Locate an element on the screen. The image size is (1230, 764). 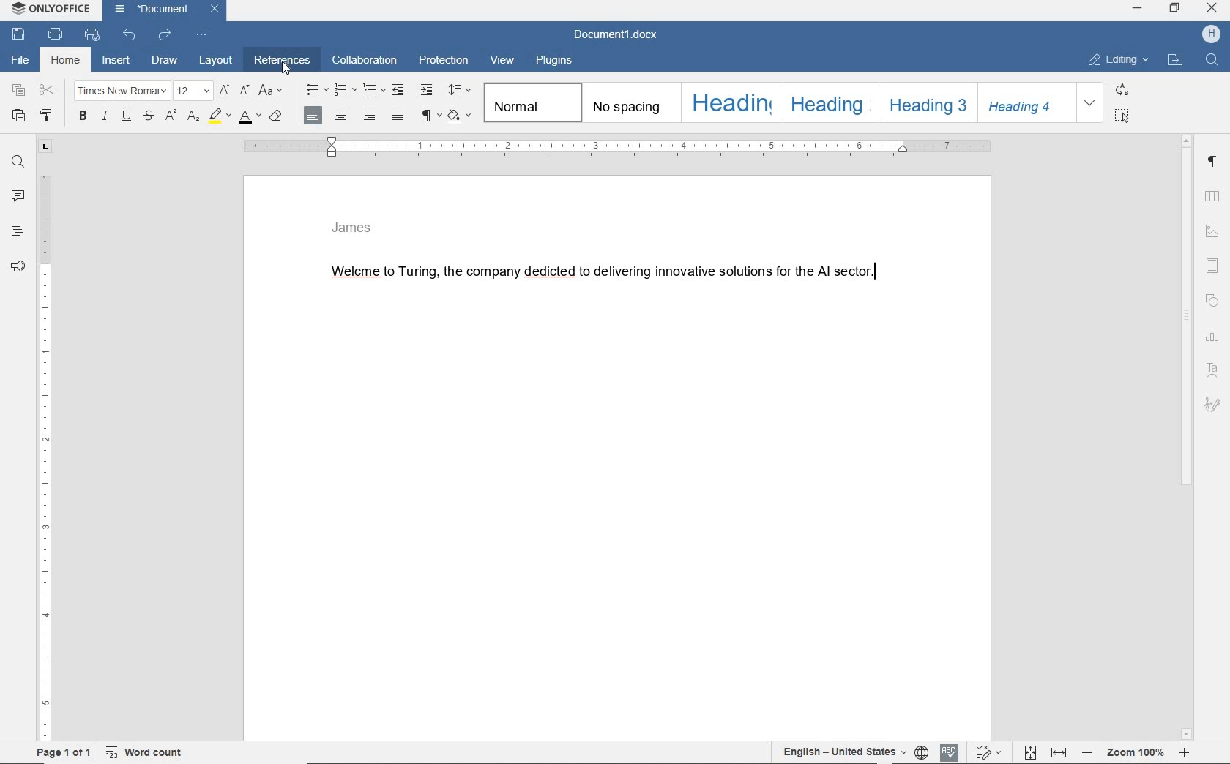
REPLACE is located at coordinates (1124, 91).